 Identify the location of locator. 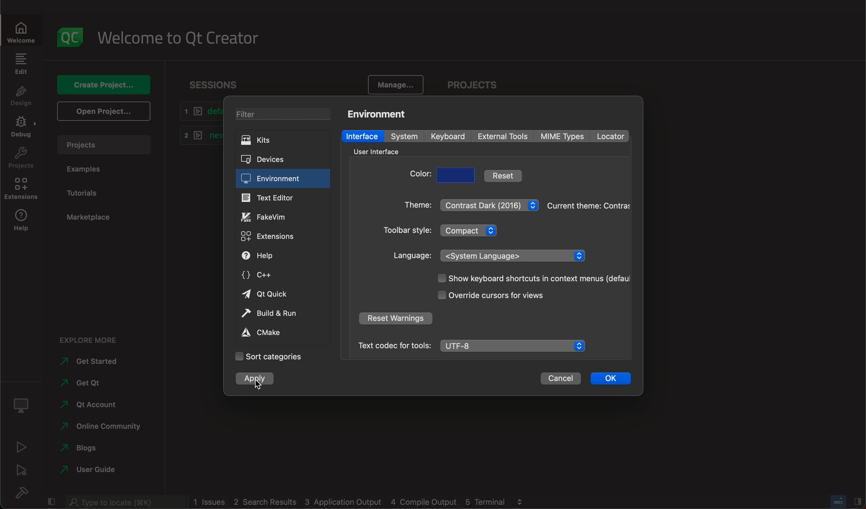
(610, 136).